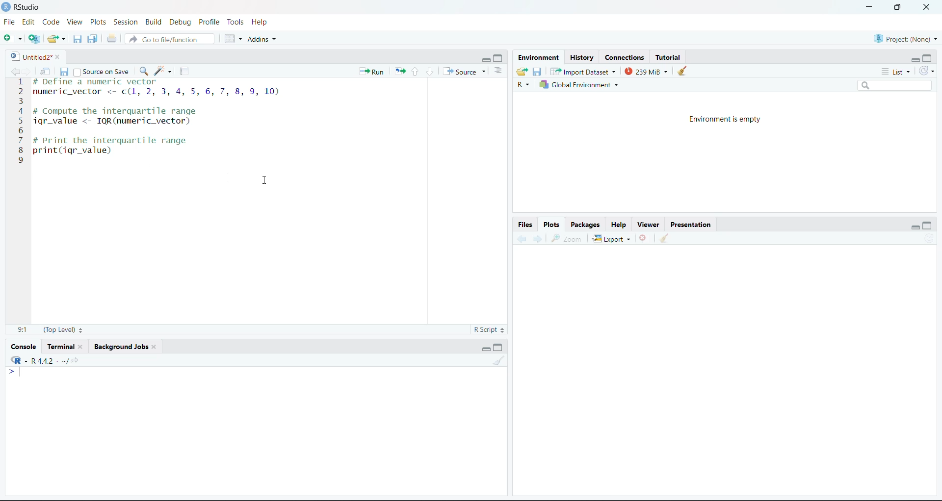 The width and height of the screenshot is (942, 501). I want to click on History, so click(582, 58).